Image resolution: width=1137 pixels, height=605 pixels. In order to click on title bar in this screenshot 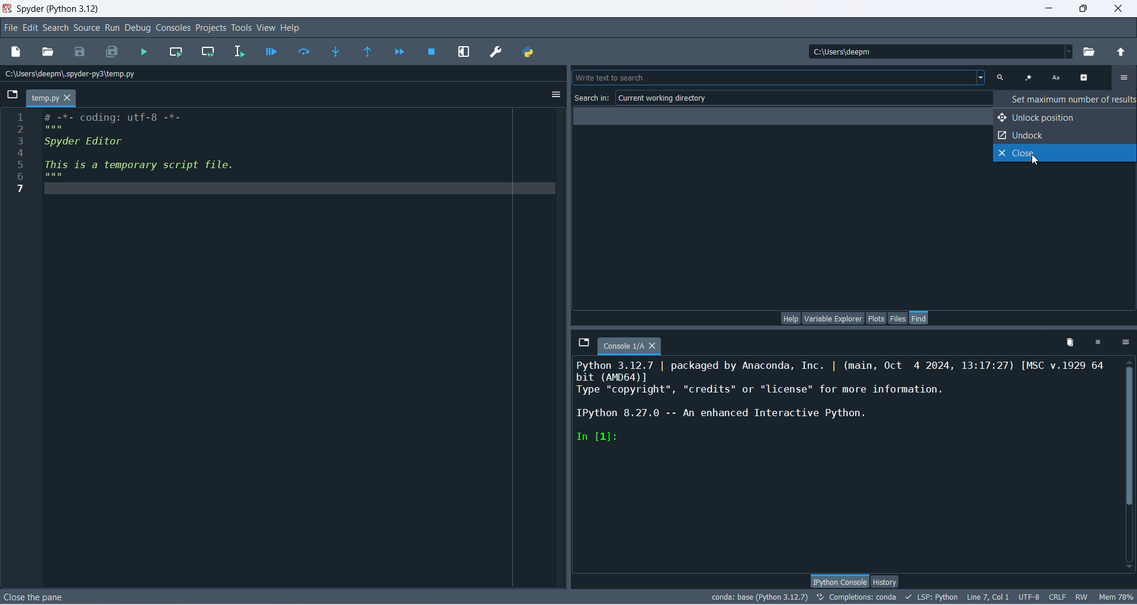, I will do `click(58, 8)`.